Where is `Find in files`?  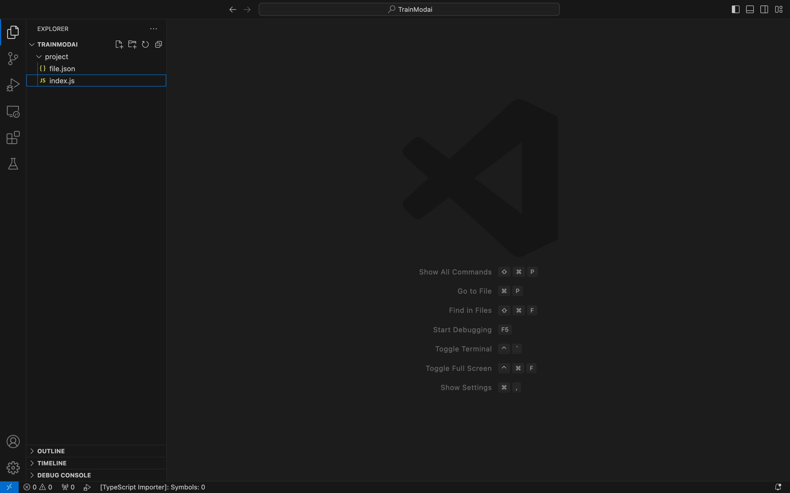
Find in files is located at coordinates (496, 309).